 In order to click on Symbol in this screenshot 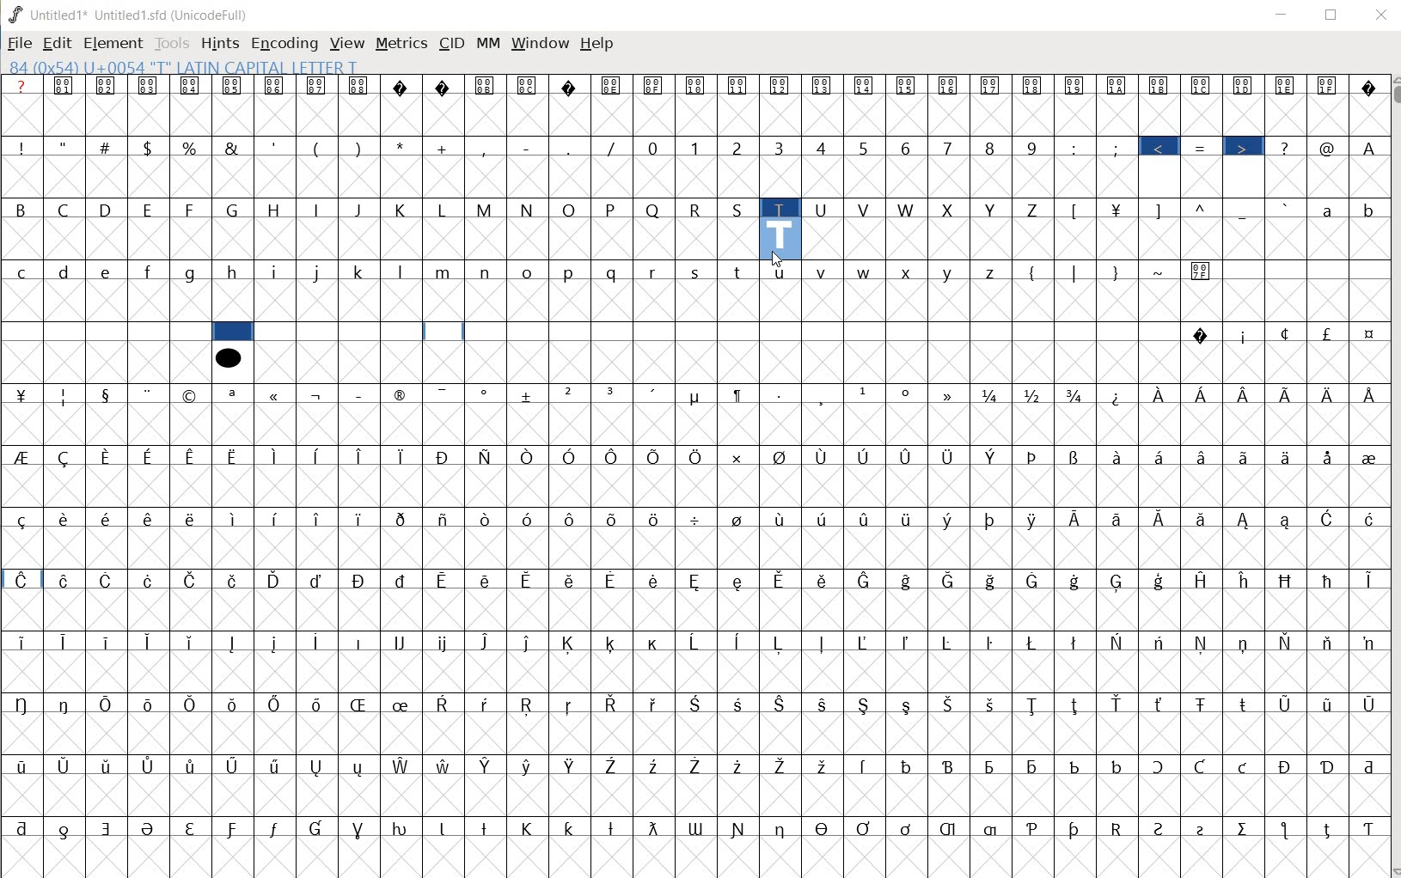, I will do `click(1079, 828)`.